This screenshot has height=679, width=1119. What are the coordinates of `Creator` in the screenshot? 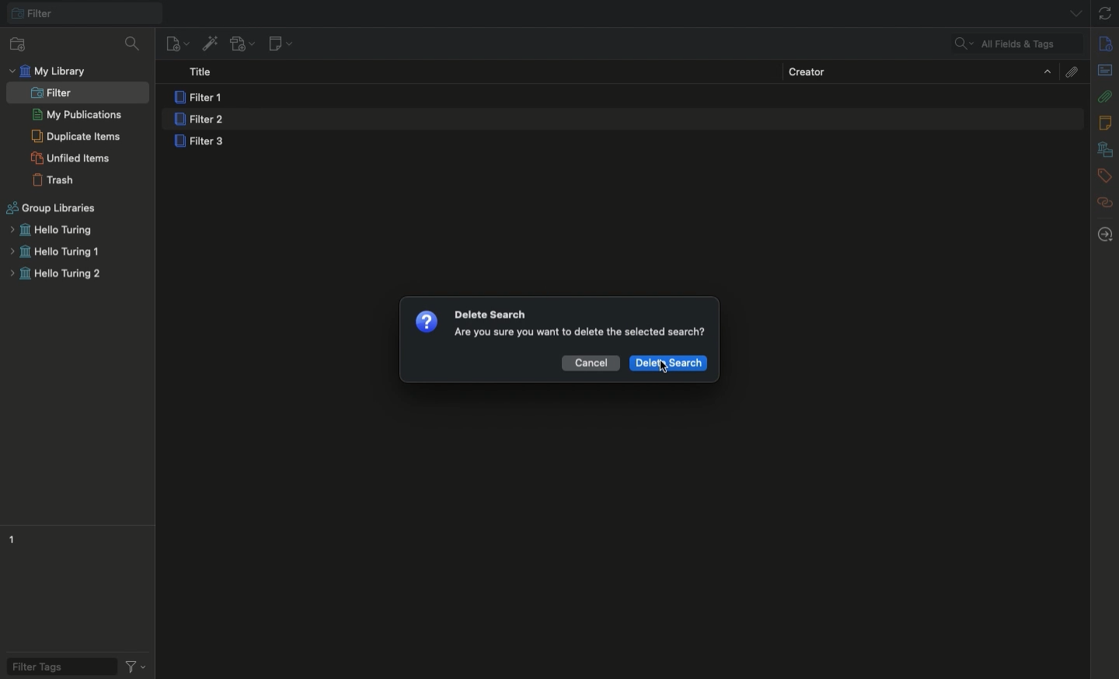 It's located at (919, 71).